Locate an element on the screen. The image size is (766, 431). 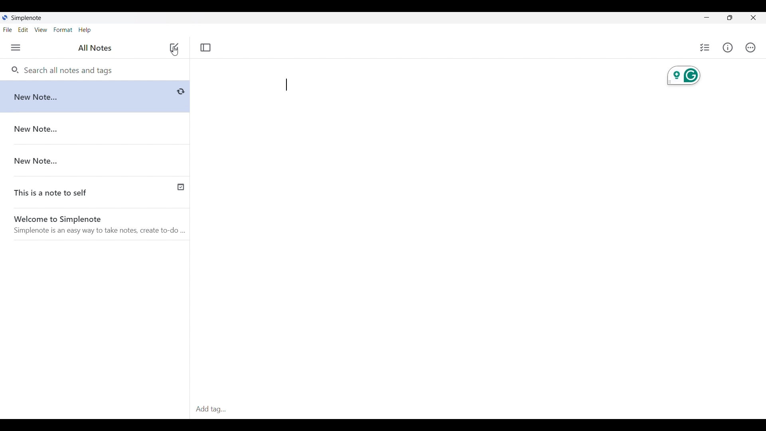
View is located at coordinates (41, 30).